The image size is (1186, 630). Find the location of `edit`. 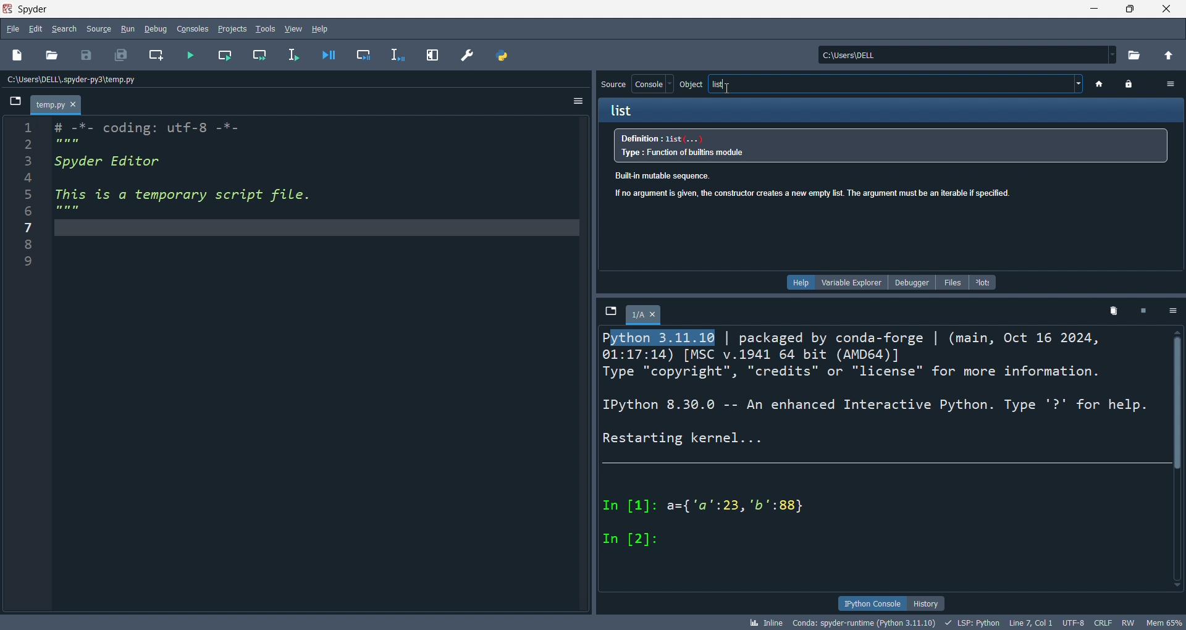

edit is located at coordinates (33, 28).